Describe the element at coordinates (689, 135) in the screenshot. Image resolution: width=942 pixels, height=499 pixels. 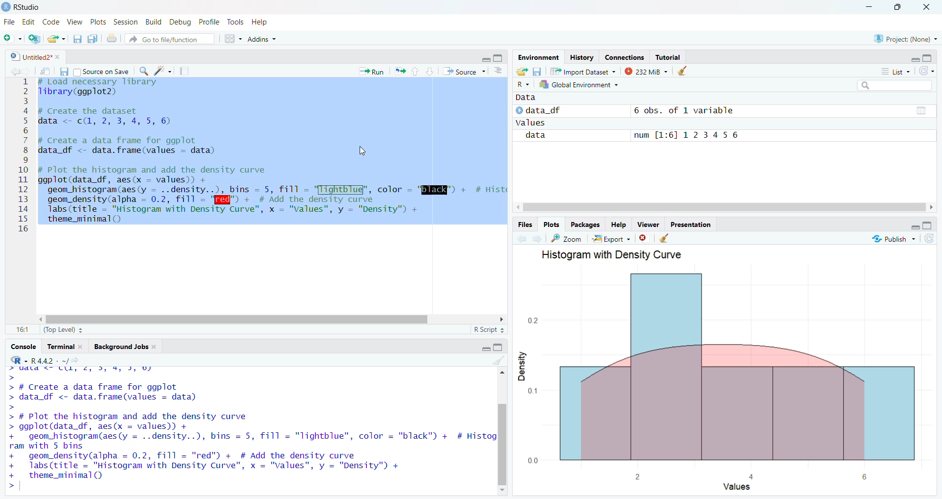
I see `num [1:6] 123456` at that location.